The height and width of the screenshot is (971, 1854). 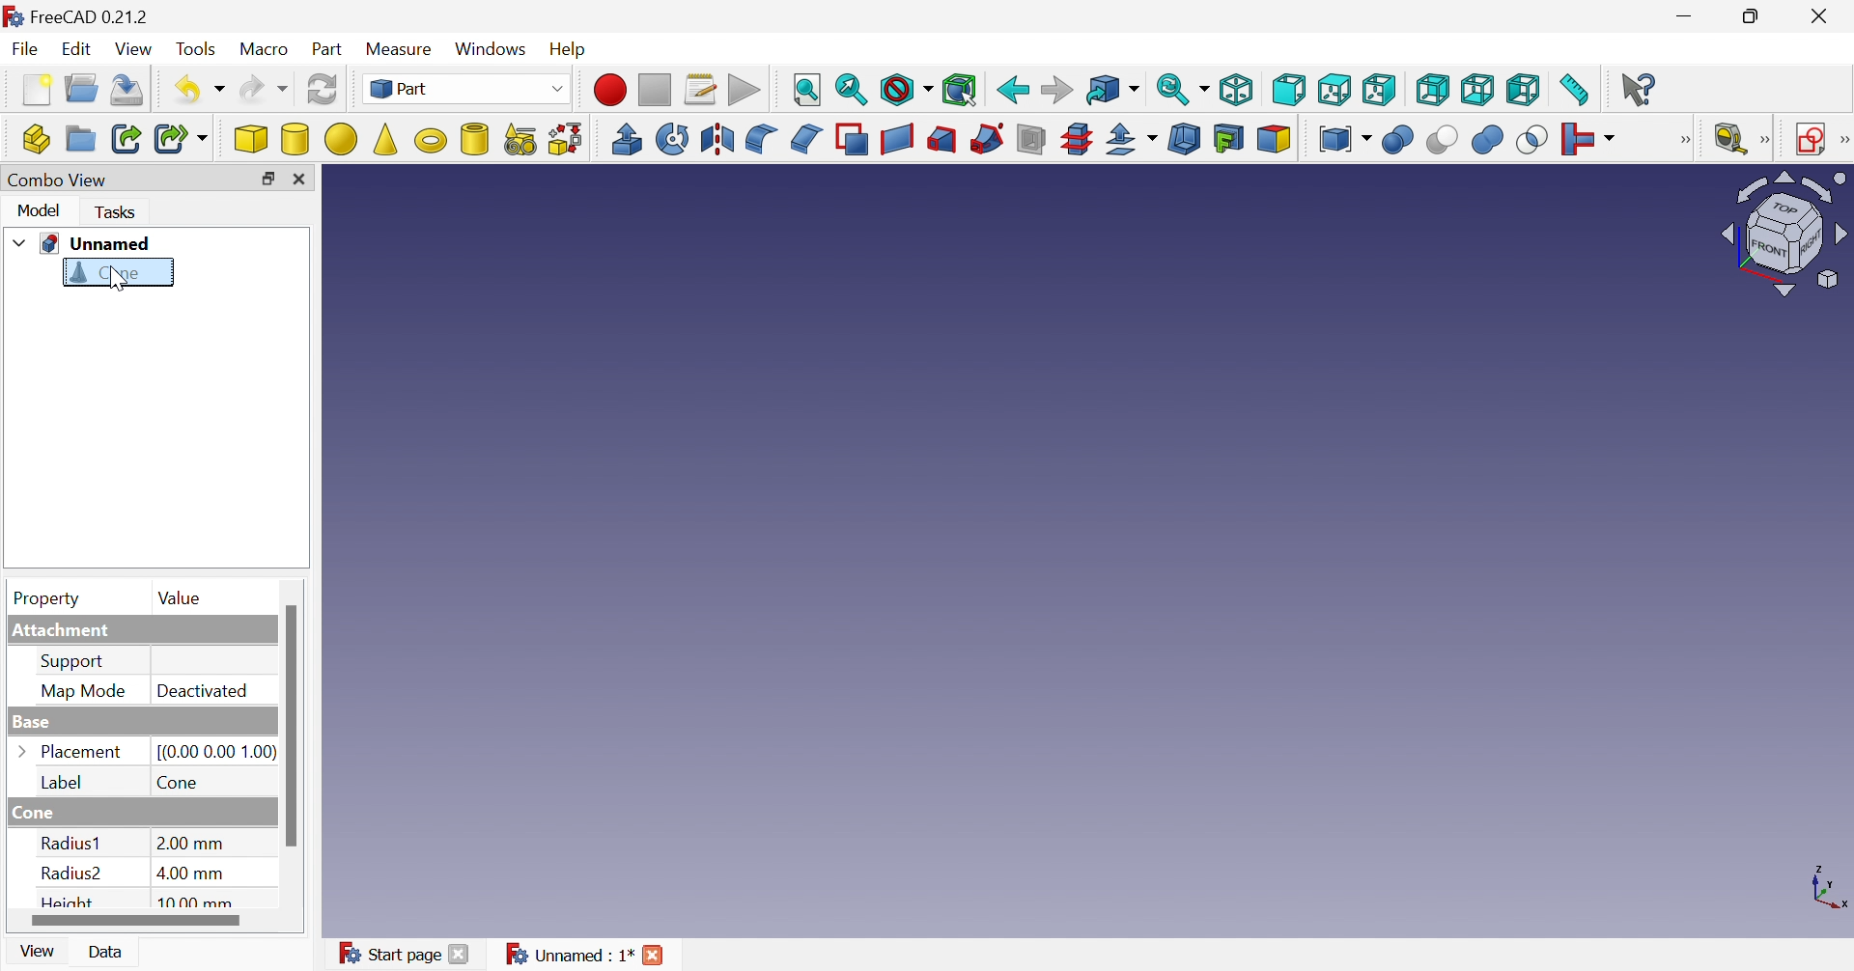 I want to click on What's this?, so click(x=1641, y=91).